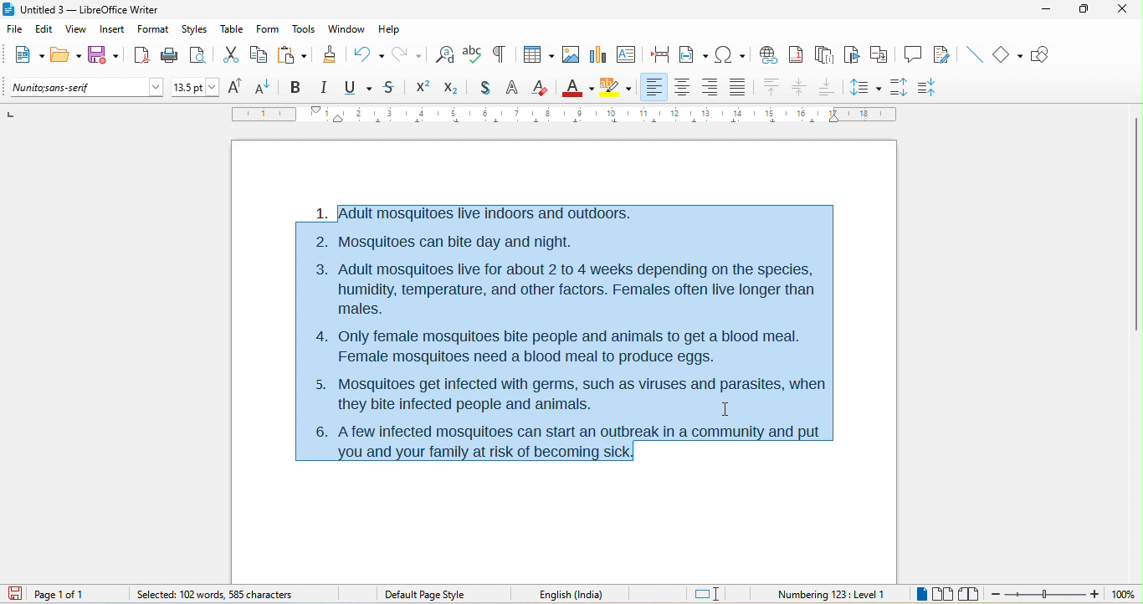 The width and height of the screenshot is (1143, 604). What do you see at coordinates (1086, 13) in the screenshot?
I see `maximize` at bounding box center [1086, 13].